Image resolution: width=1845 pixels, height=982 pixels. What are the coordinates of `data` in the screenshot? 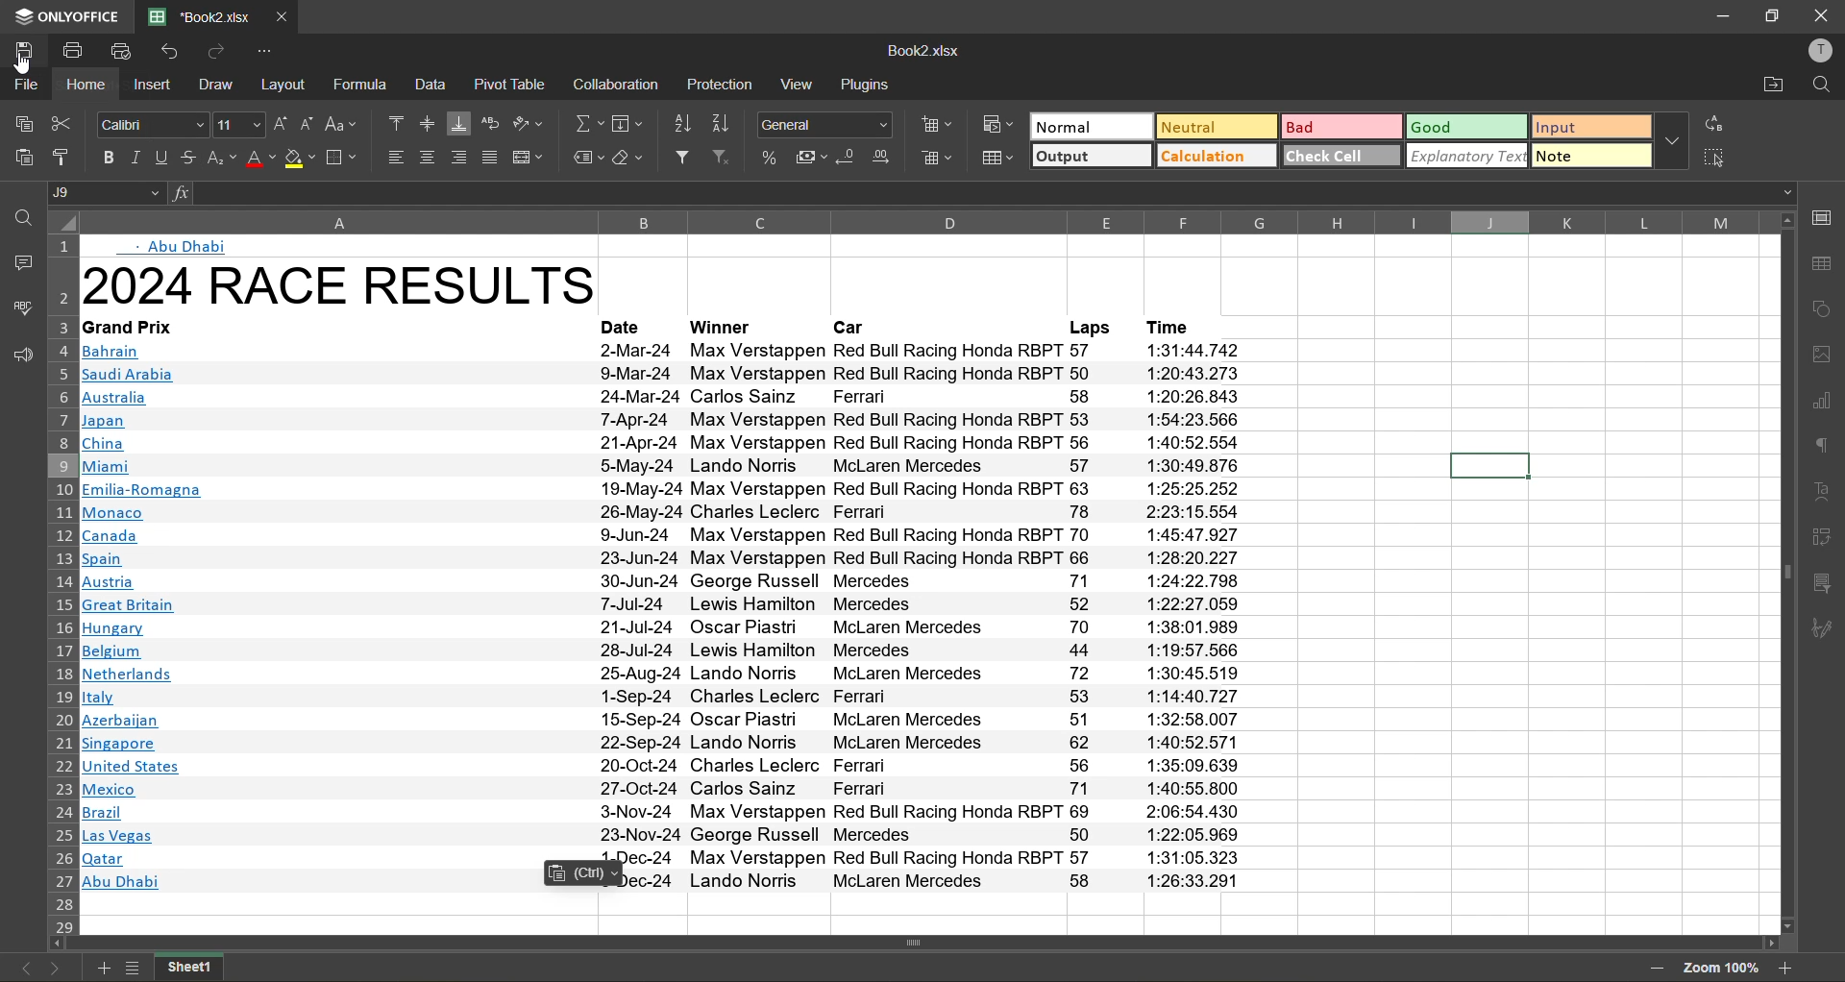 It's located at (432, 86).